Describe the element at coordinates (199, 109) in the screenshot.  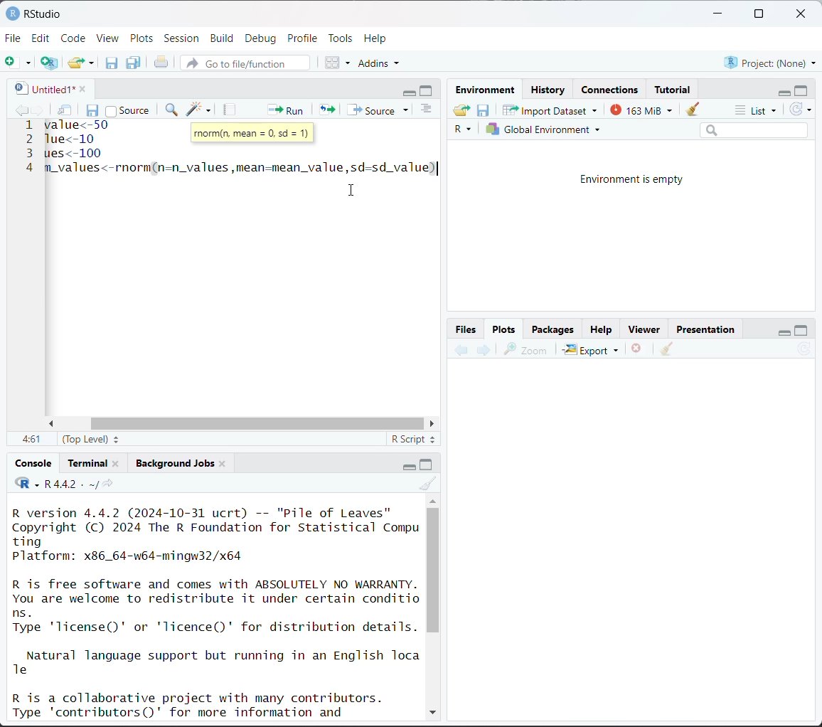
I see `code tools` at that location.